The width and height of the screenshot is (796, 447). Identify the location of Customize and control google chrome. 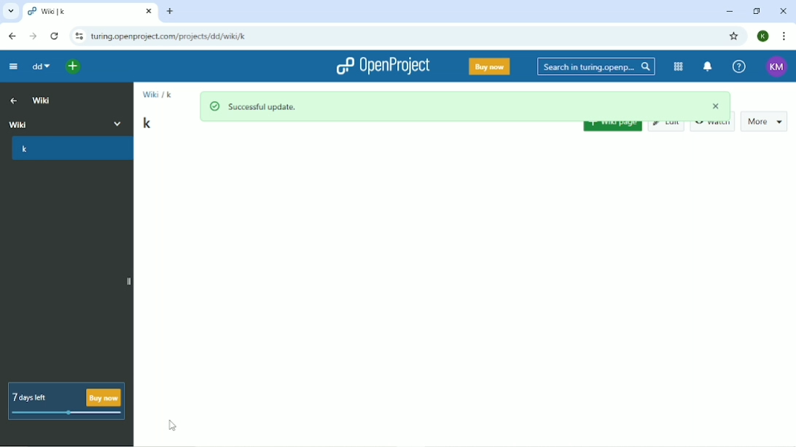
(783, 36).